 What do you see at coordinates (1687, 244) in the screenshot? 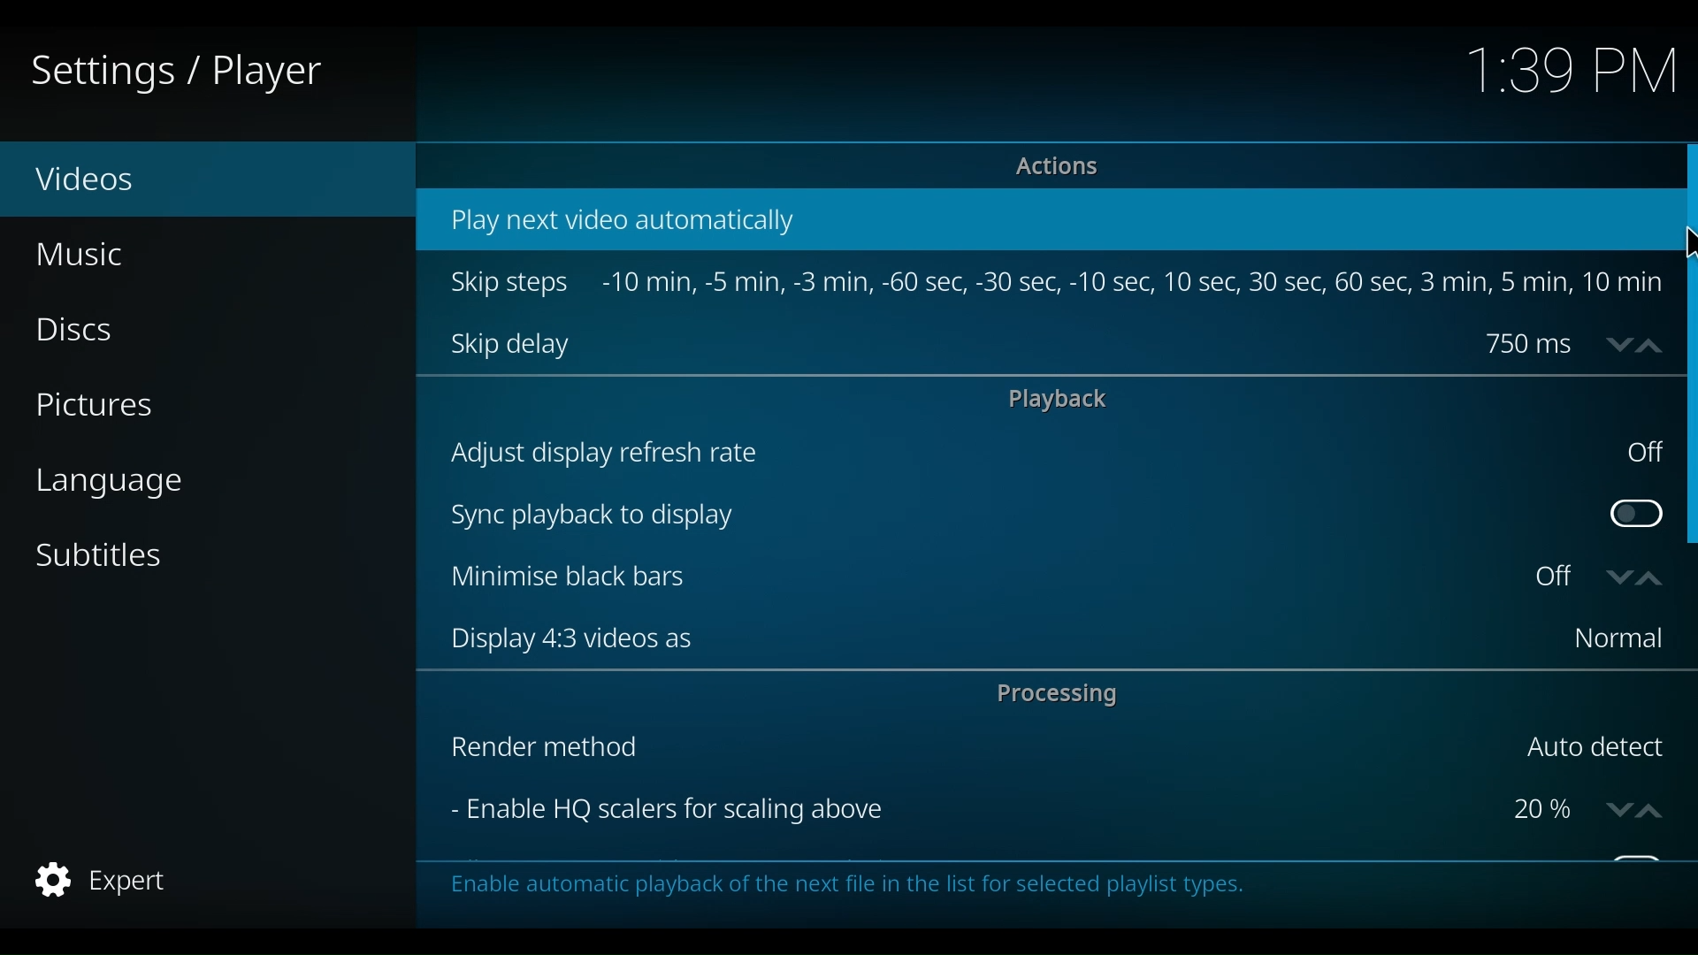
I see `Cursor` at bounding box center [1687, 244].